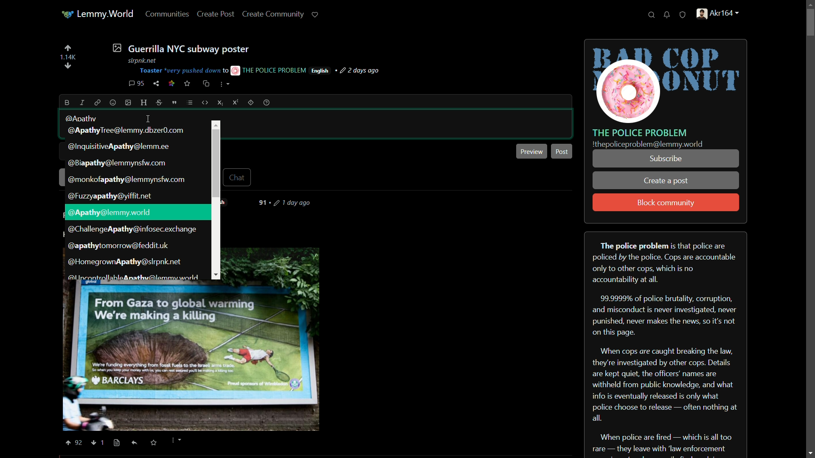 Image resolution: width=815 pixels, height=458 pixels. I want to click on @Apathy, so click(82, 118).